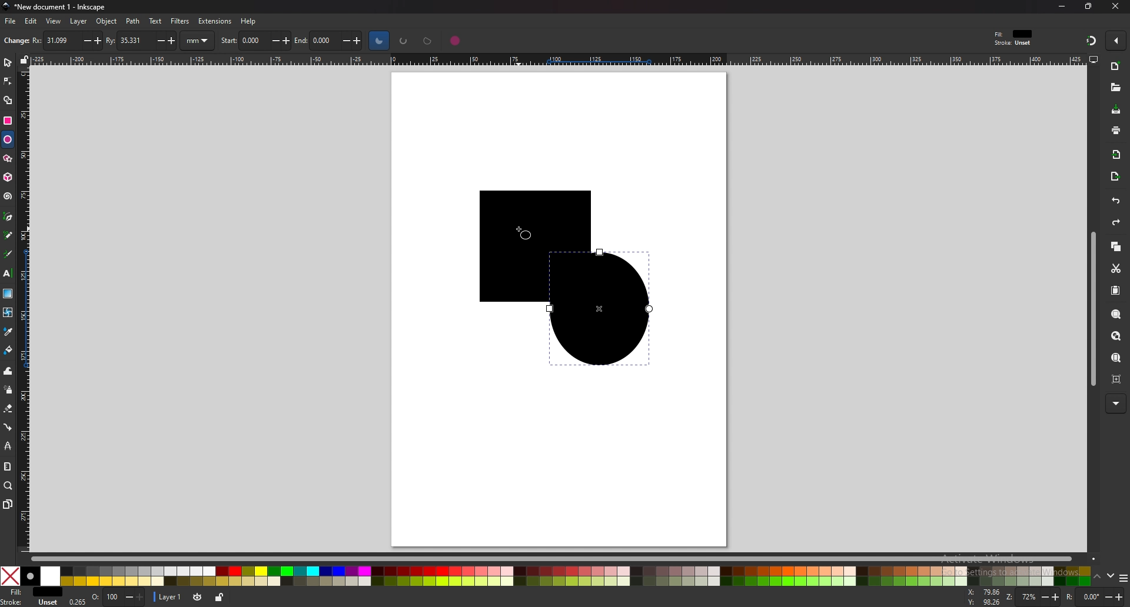  I want to click on gradient, so click(8, 294).